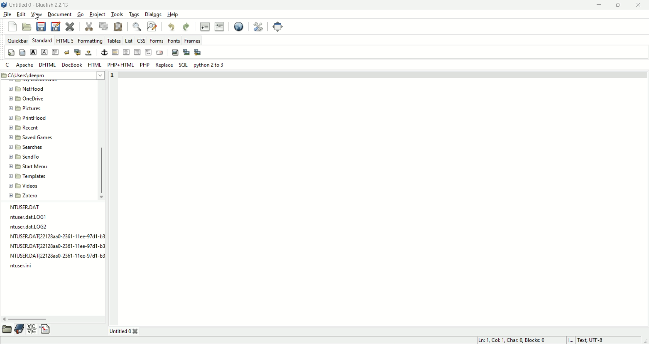 This screenshot has height=344, width=649. What do you see at coordinates (115, 52) in the screenshot?
I see `horizontal rule` at bounding box center [115, 52].